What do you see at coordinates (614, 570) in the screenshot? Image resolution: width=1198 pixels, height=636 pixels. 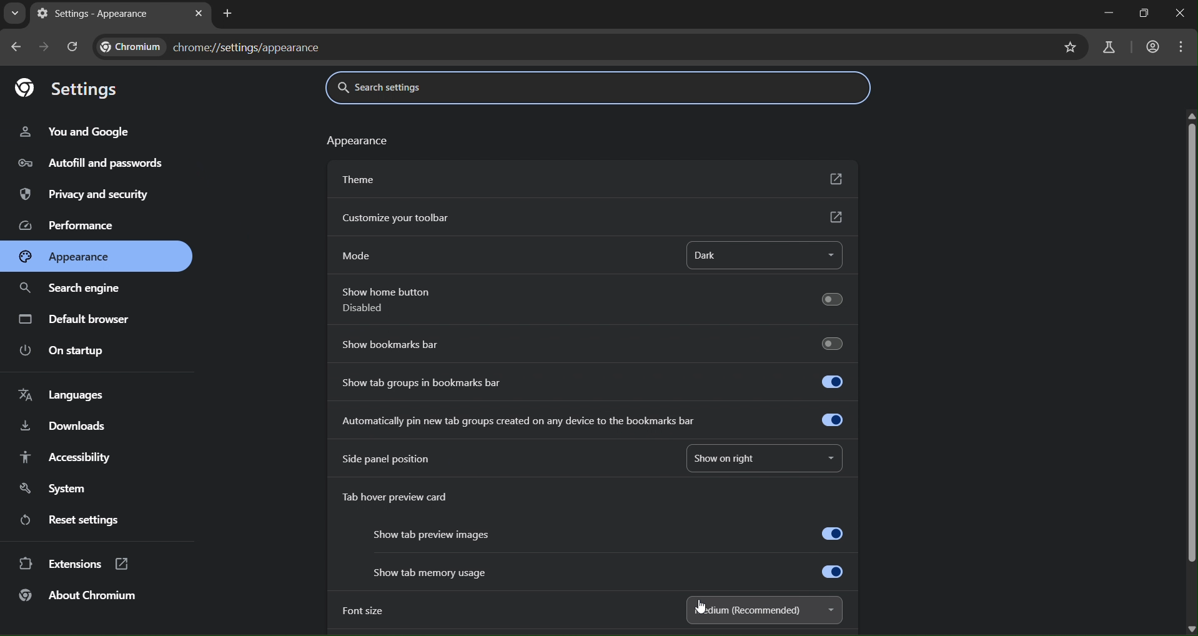 I see `show tab memory usage` at bounding box center [614, 570].